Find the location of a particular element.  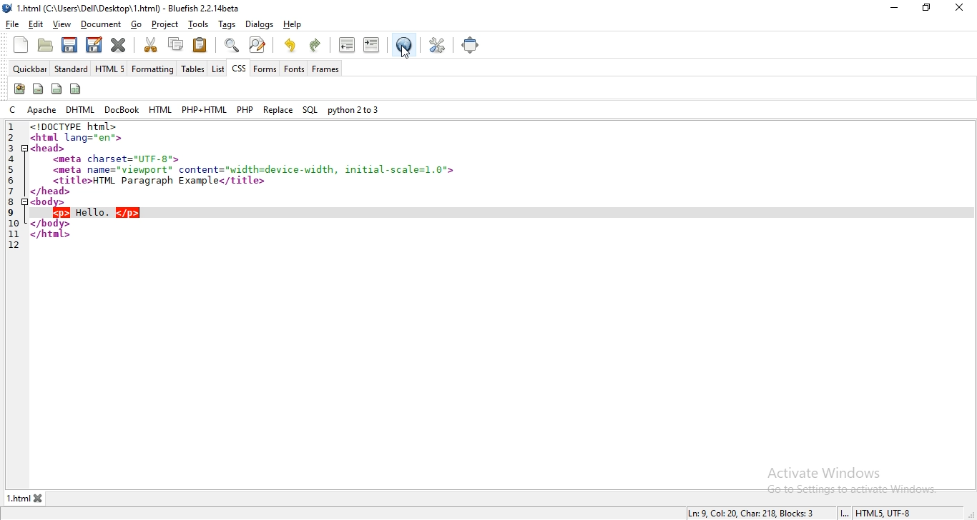

edit preferences is located at coordinates (435, 45).